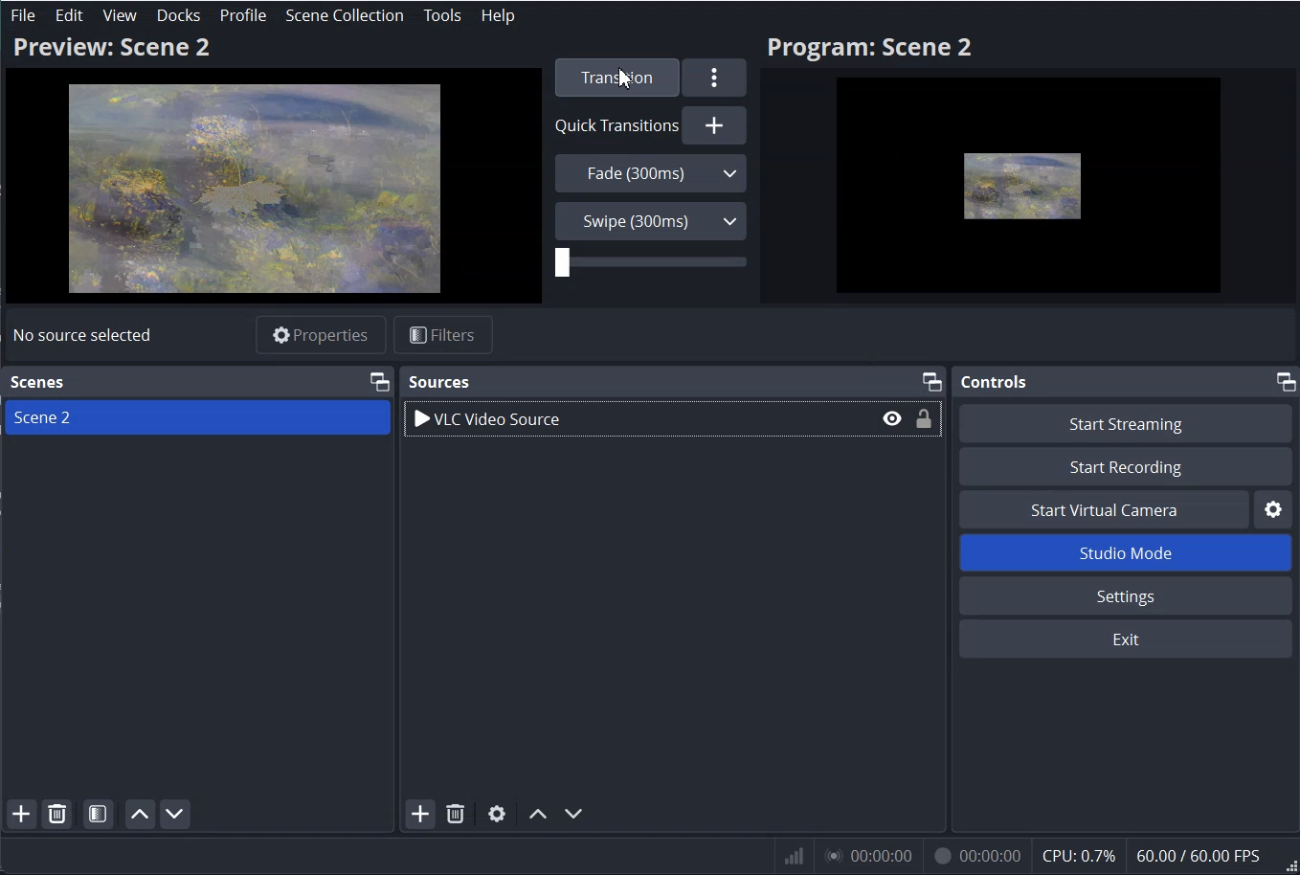  Describe the element at coordinates (637, 417) in the screenshot. I see `VLC Video Source` at that location.